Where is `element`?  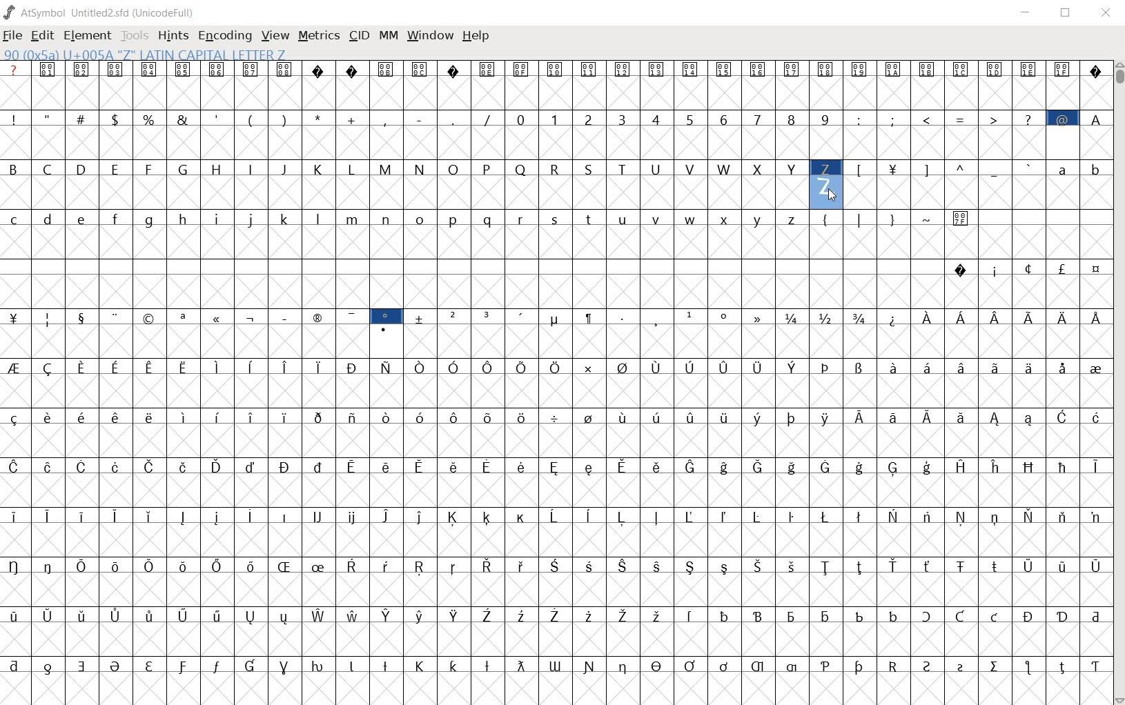 element is located at coordinates (89, 34).